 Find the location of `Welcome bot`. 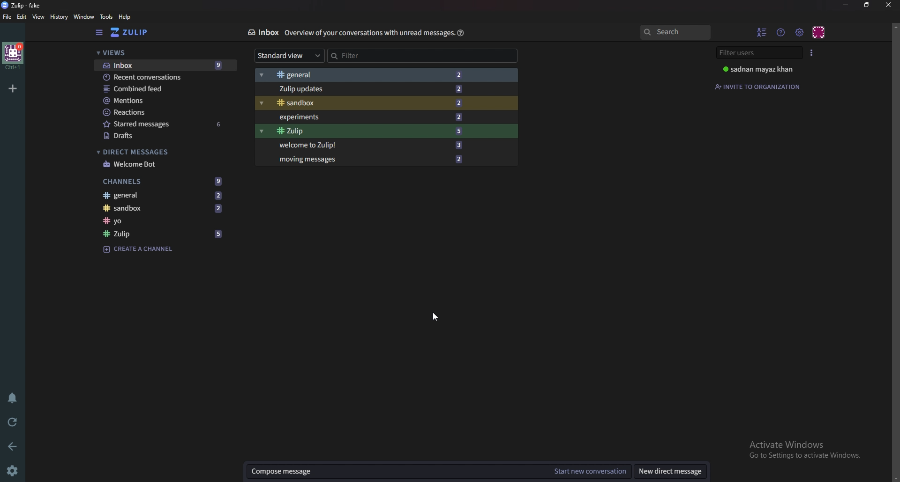

Welcome bot is located at coordinates (155, 165).